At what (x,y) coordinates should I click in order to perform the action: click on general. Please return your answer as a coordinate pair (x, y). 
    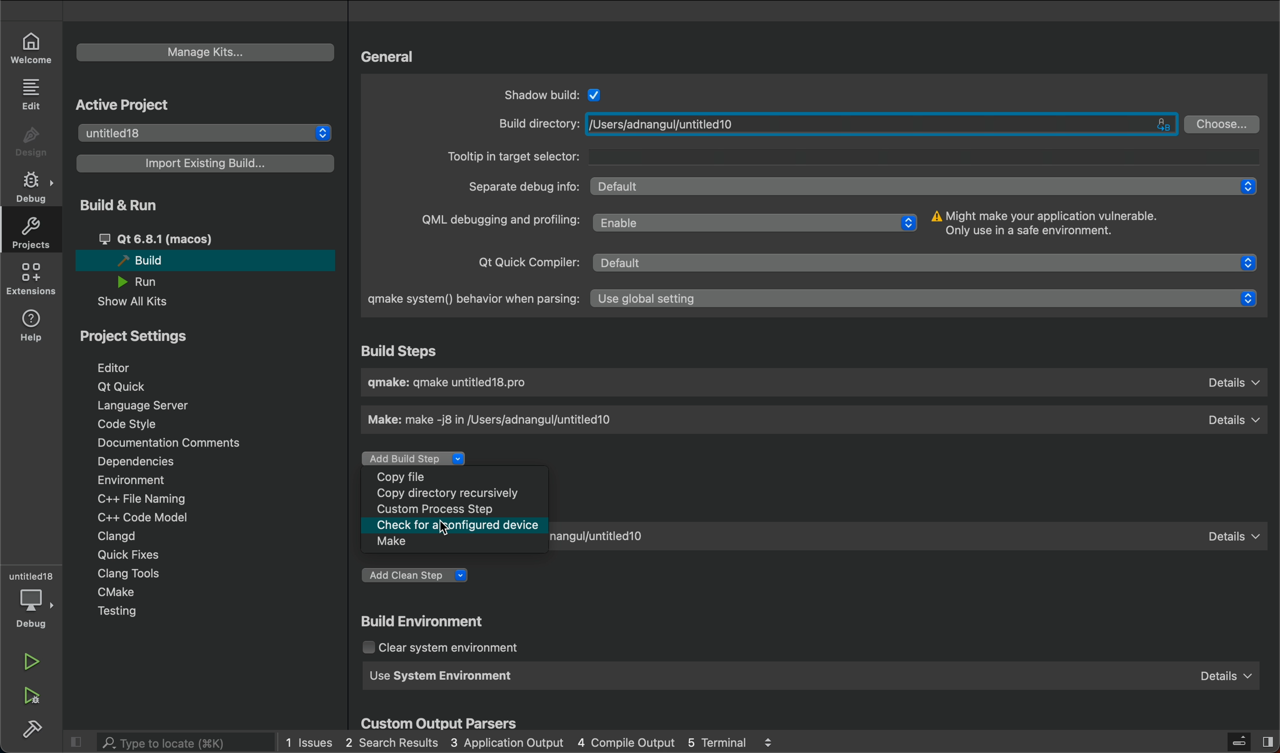
    Looking at the image, I should click on (397, 56).